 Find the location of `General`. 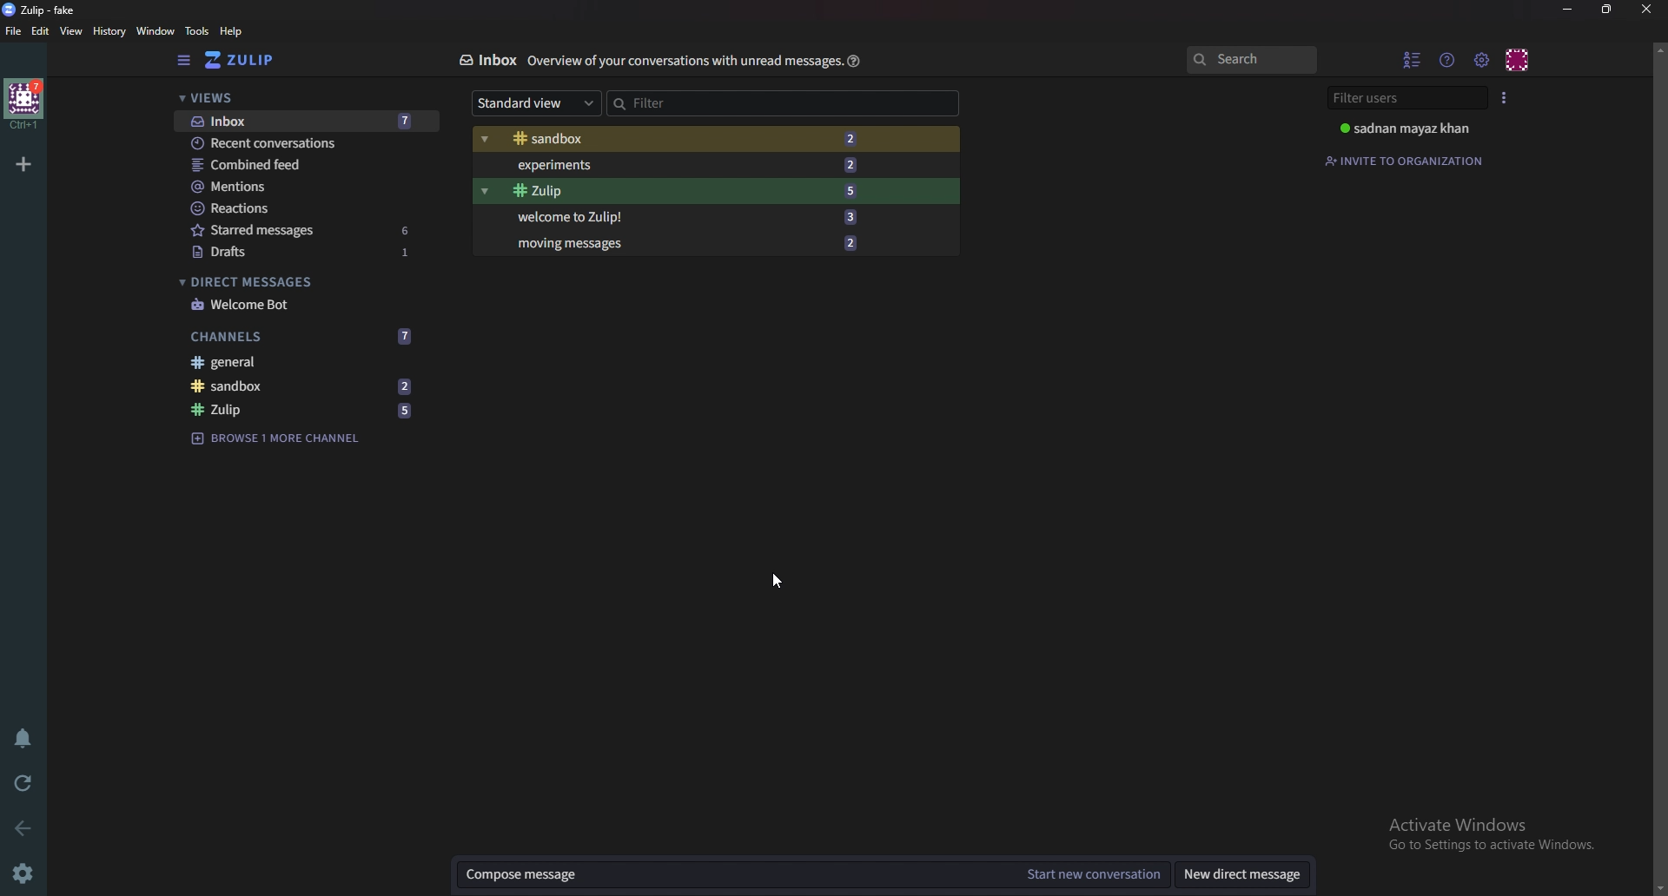

General is located at coordinates (294, 364).